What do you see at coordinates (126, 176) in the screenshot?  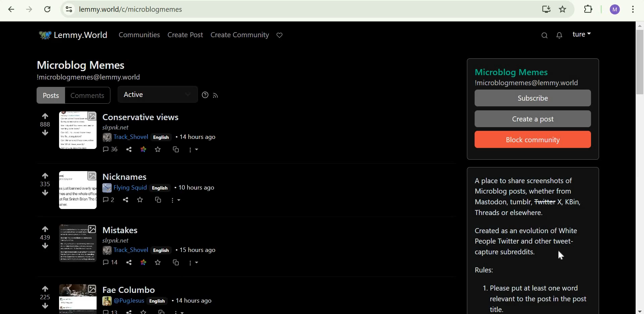 I see `Nicknames` at bounding box center [126, 176].